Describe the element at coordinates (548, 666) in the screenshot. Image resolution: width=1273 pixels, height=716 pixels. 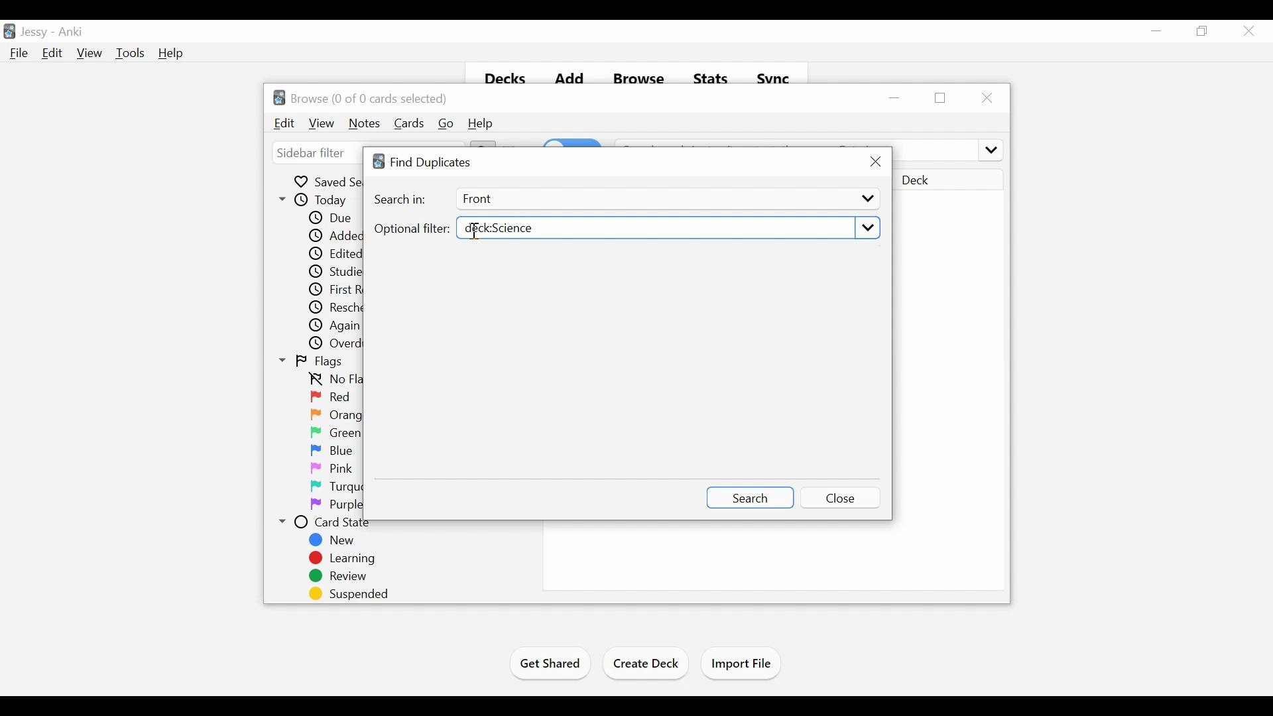
I see `Get Shared` at that location.